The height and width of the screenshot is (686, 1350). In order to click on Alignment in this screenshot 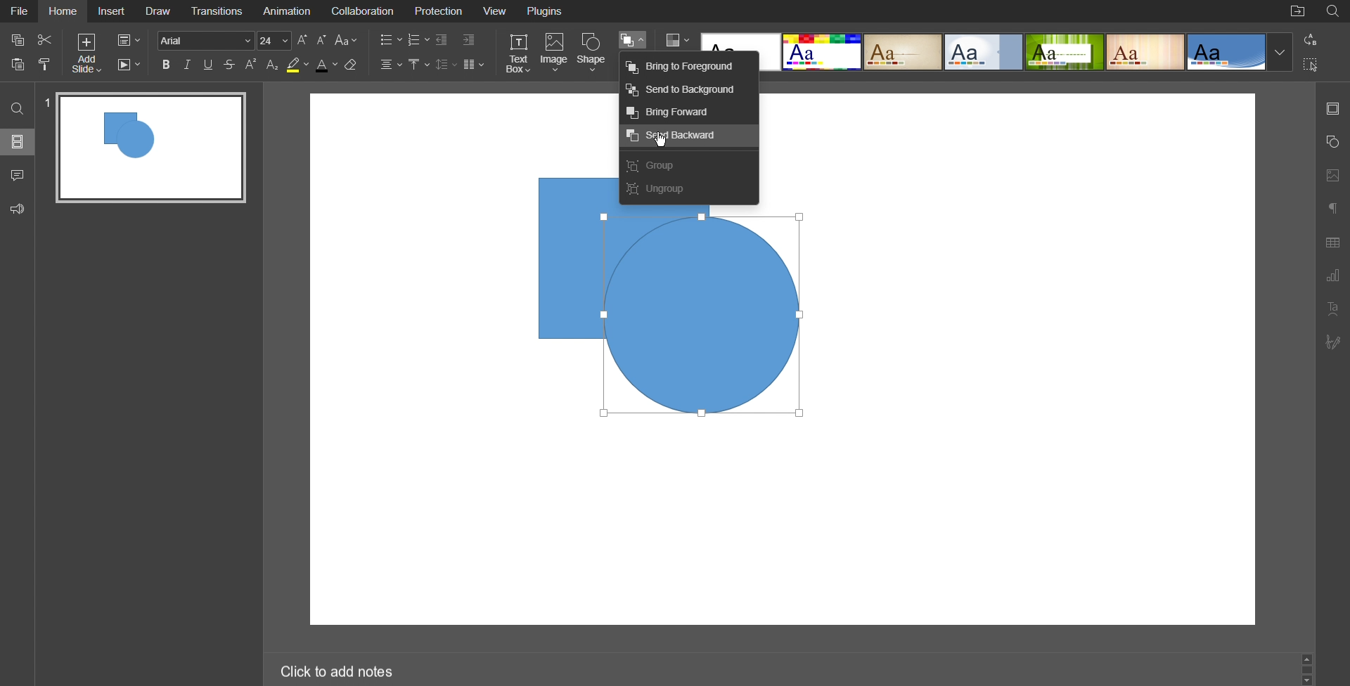, I will do `click(390, 64)`.